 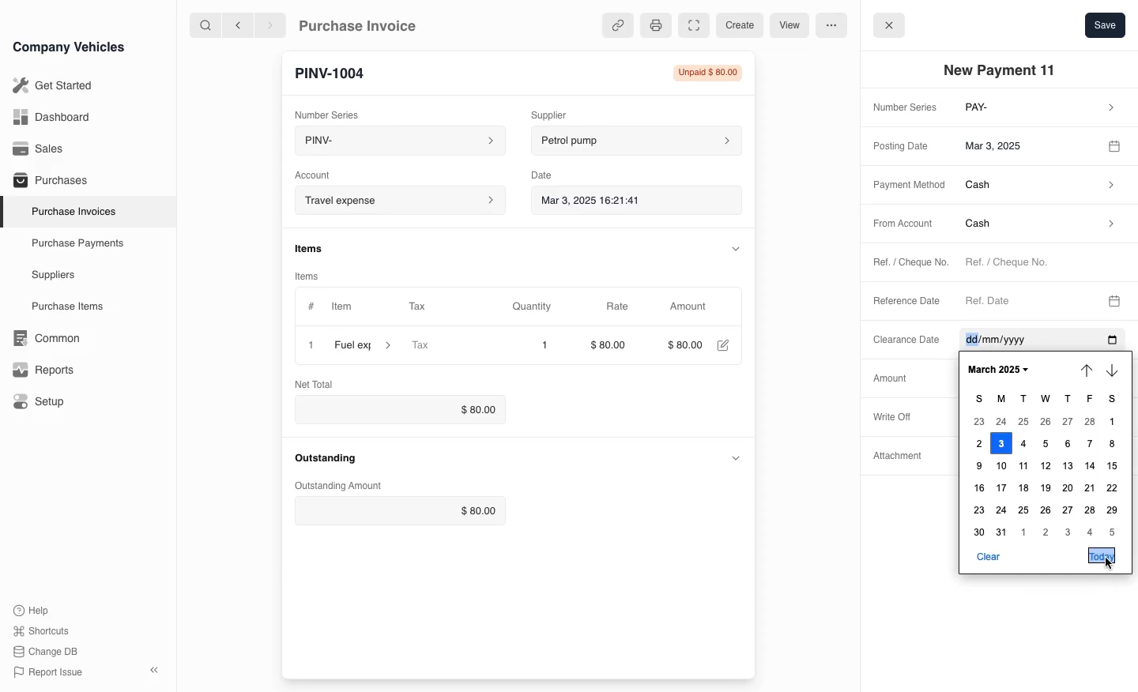 I want to click on calender, so click(x=1115, y=299).